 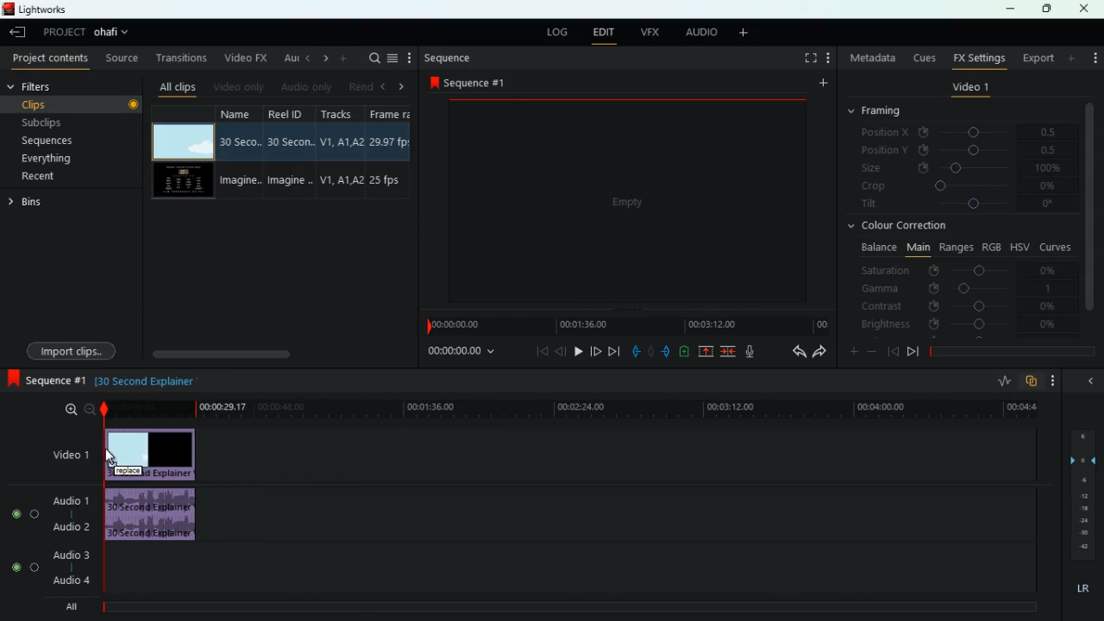 I want to click on rgb, so click(x=992, y=246).